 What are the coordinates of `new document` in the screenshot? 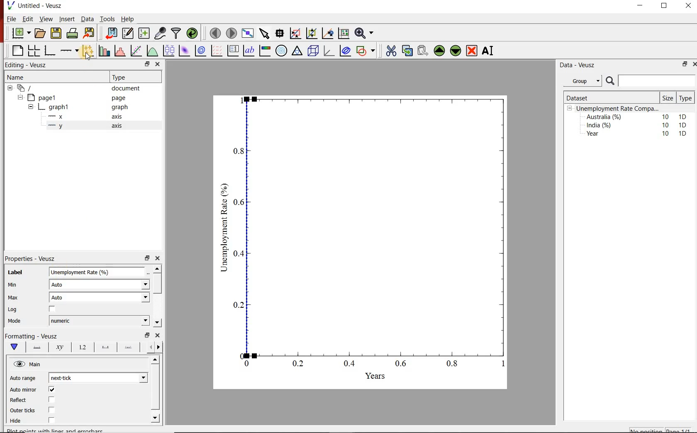 It's located at (22, 33).